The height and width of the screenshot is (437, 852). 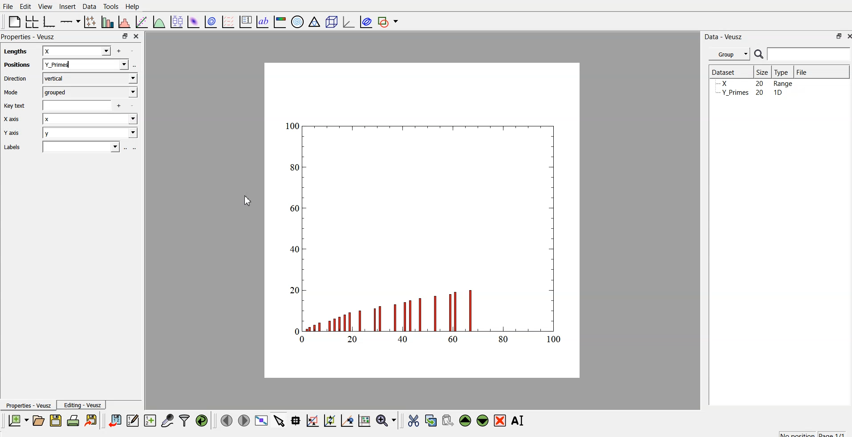 What do you see at coordinates (133, 420) in the screenshot?
I see `editor` at bounding box center [133, 420].